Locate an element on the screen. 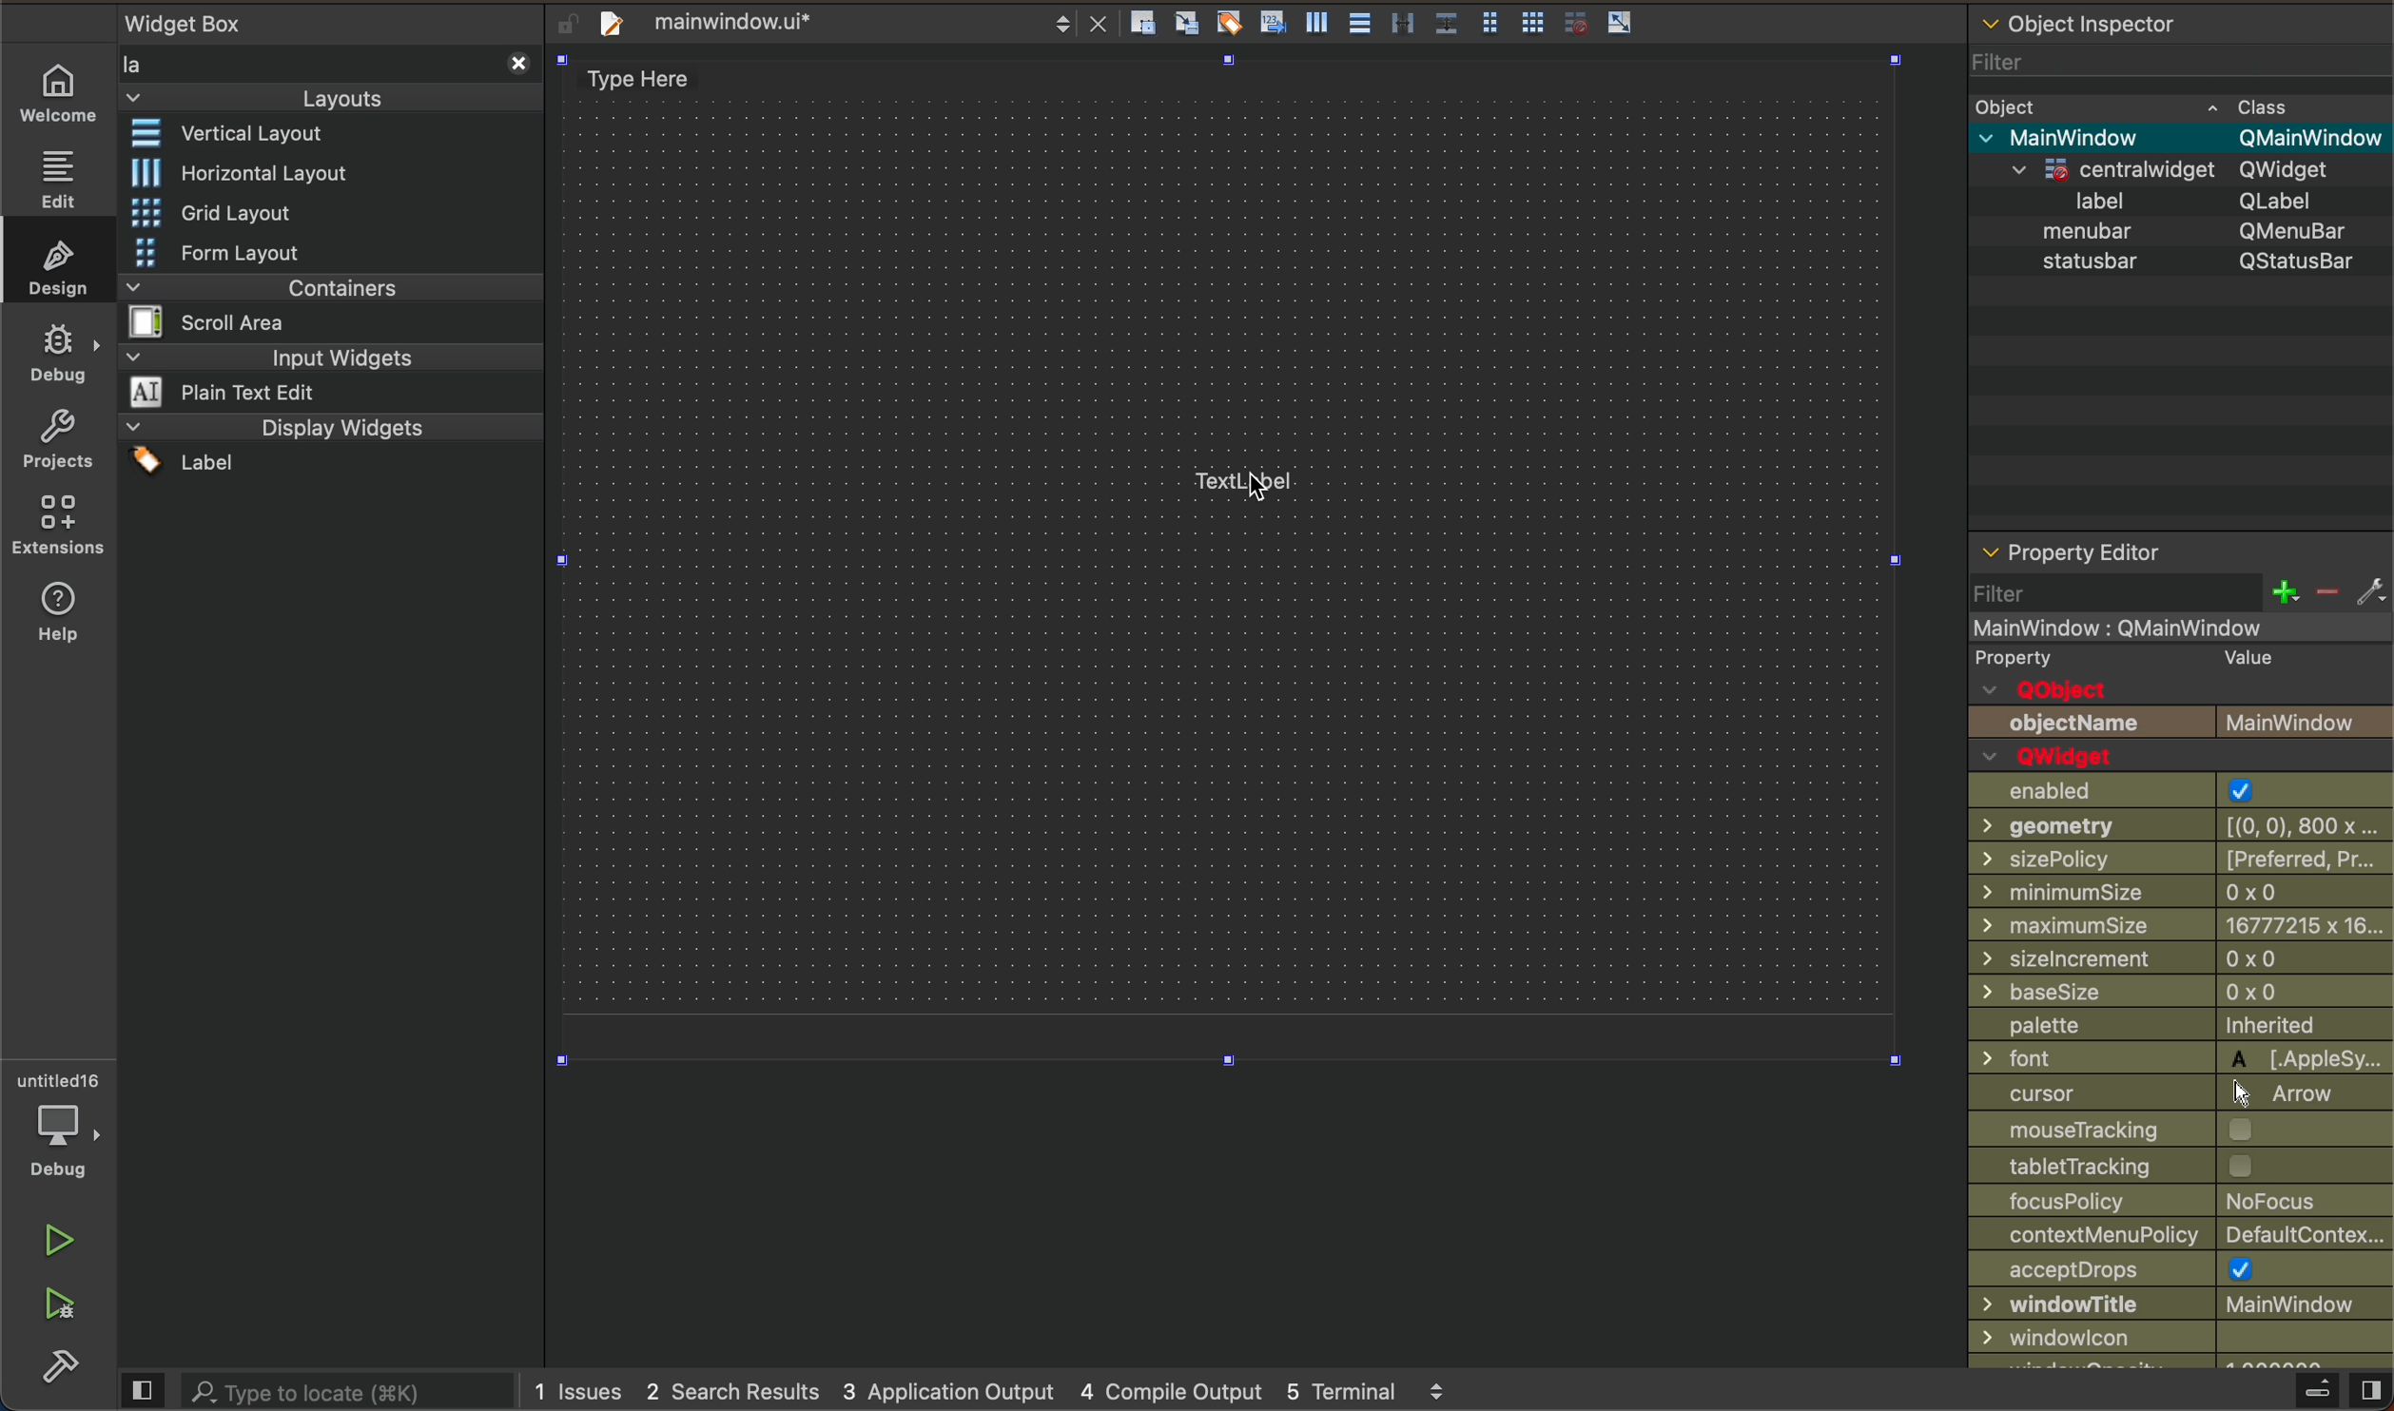  label is located at coordinates (1238, 477).